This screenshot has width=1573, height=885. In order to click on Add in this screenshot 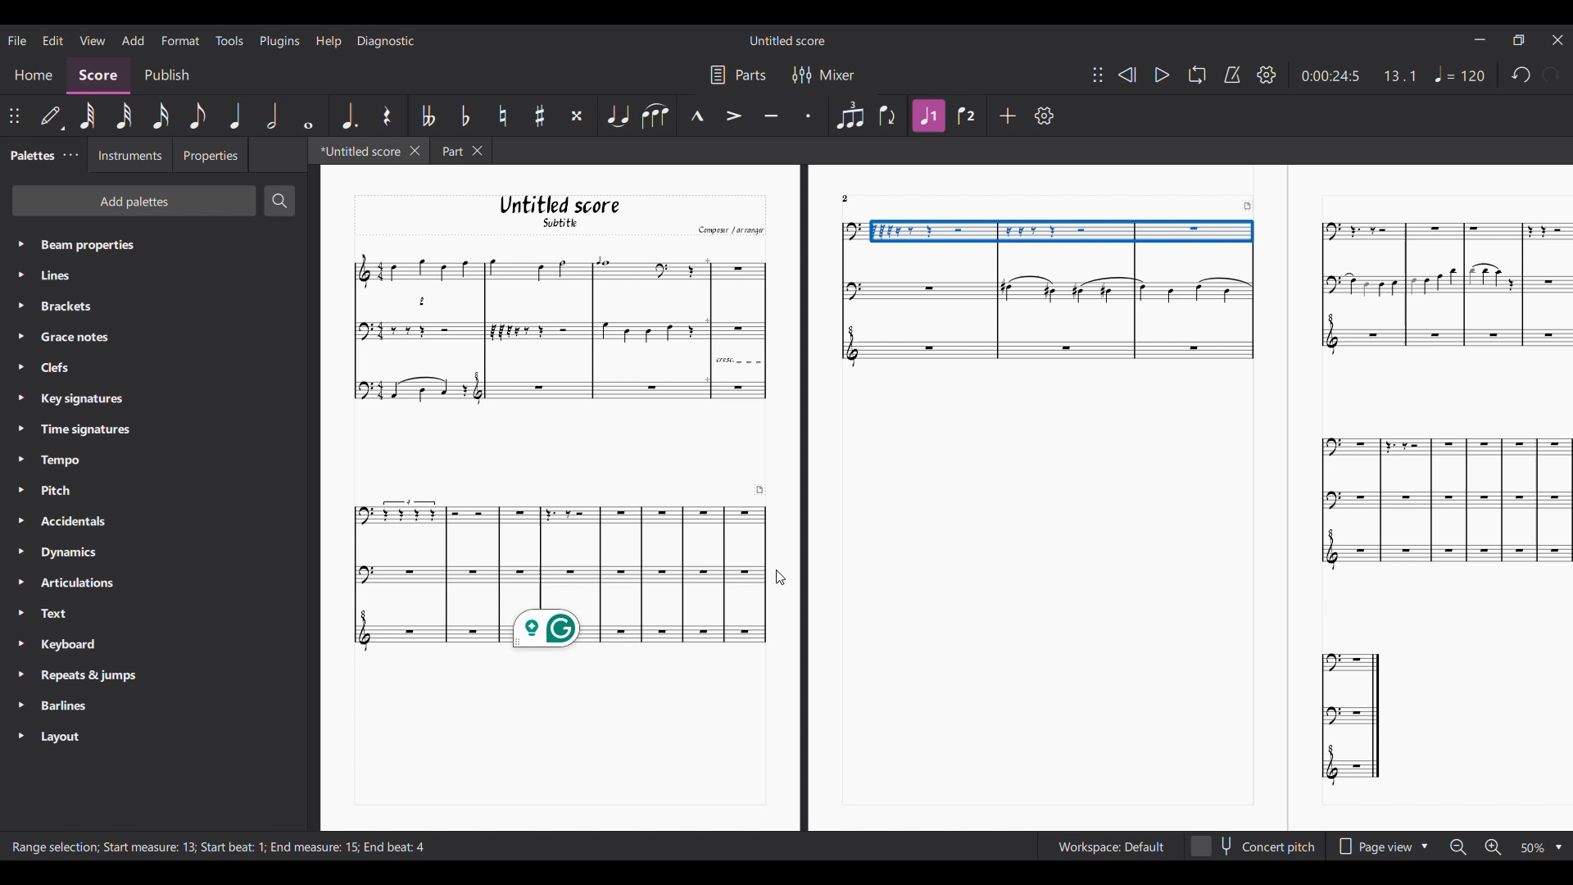, I will do `click(1009, 116)`.